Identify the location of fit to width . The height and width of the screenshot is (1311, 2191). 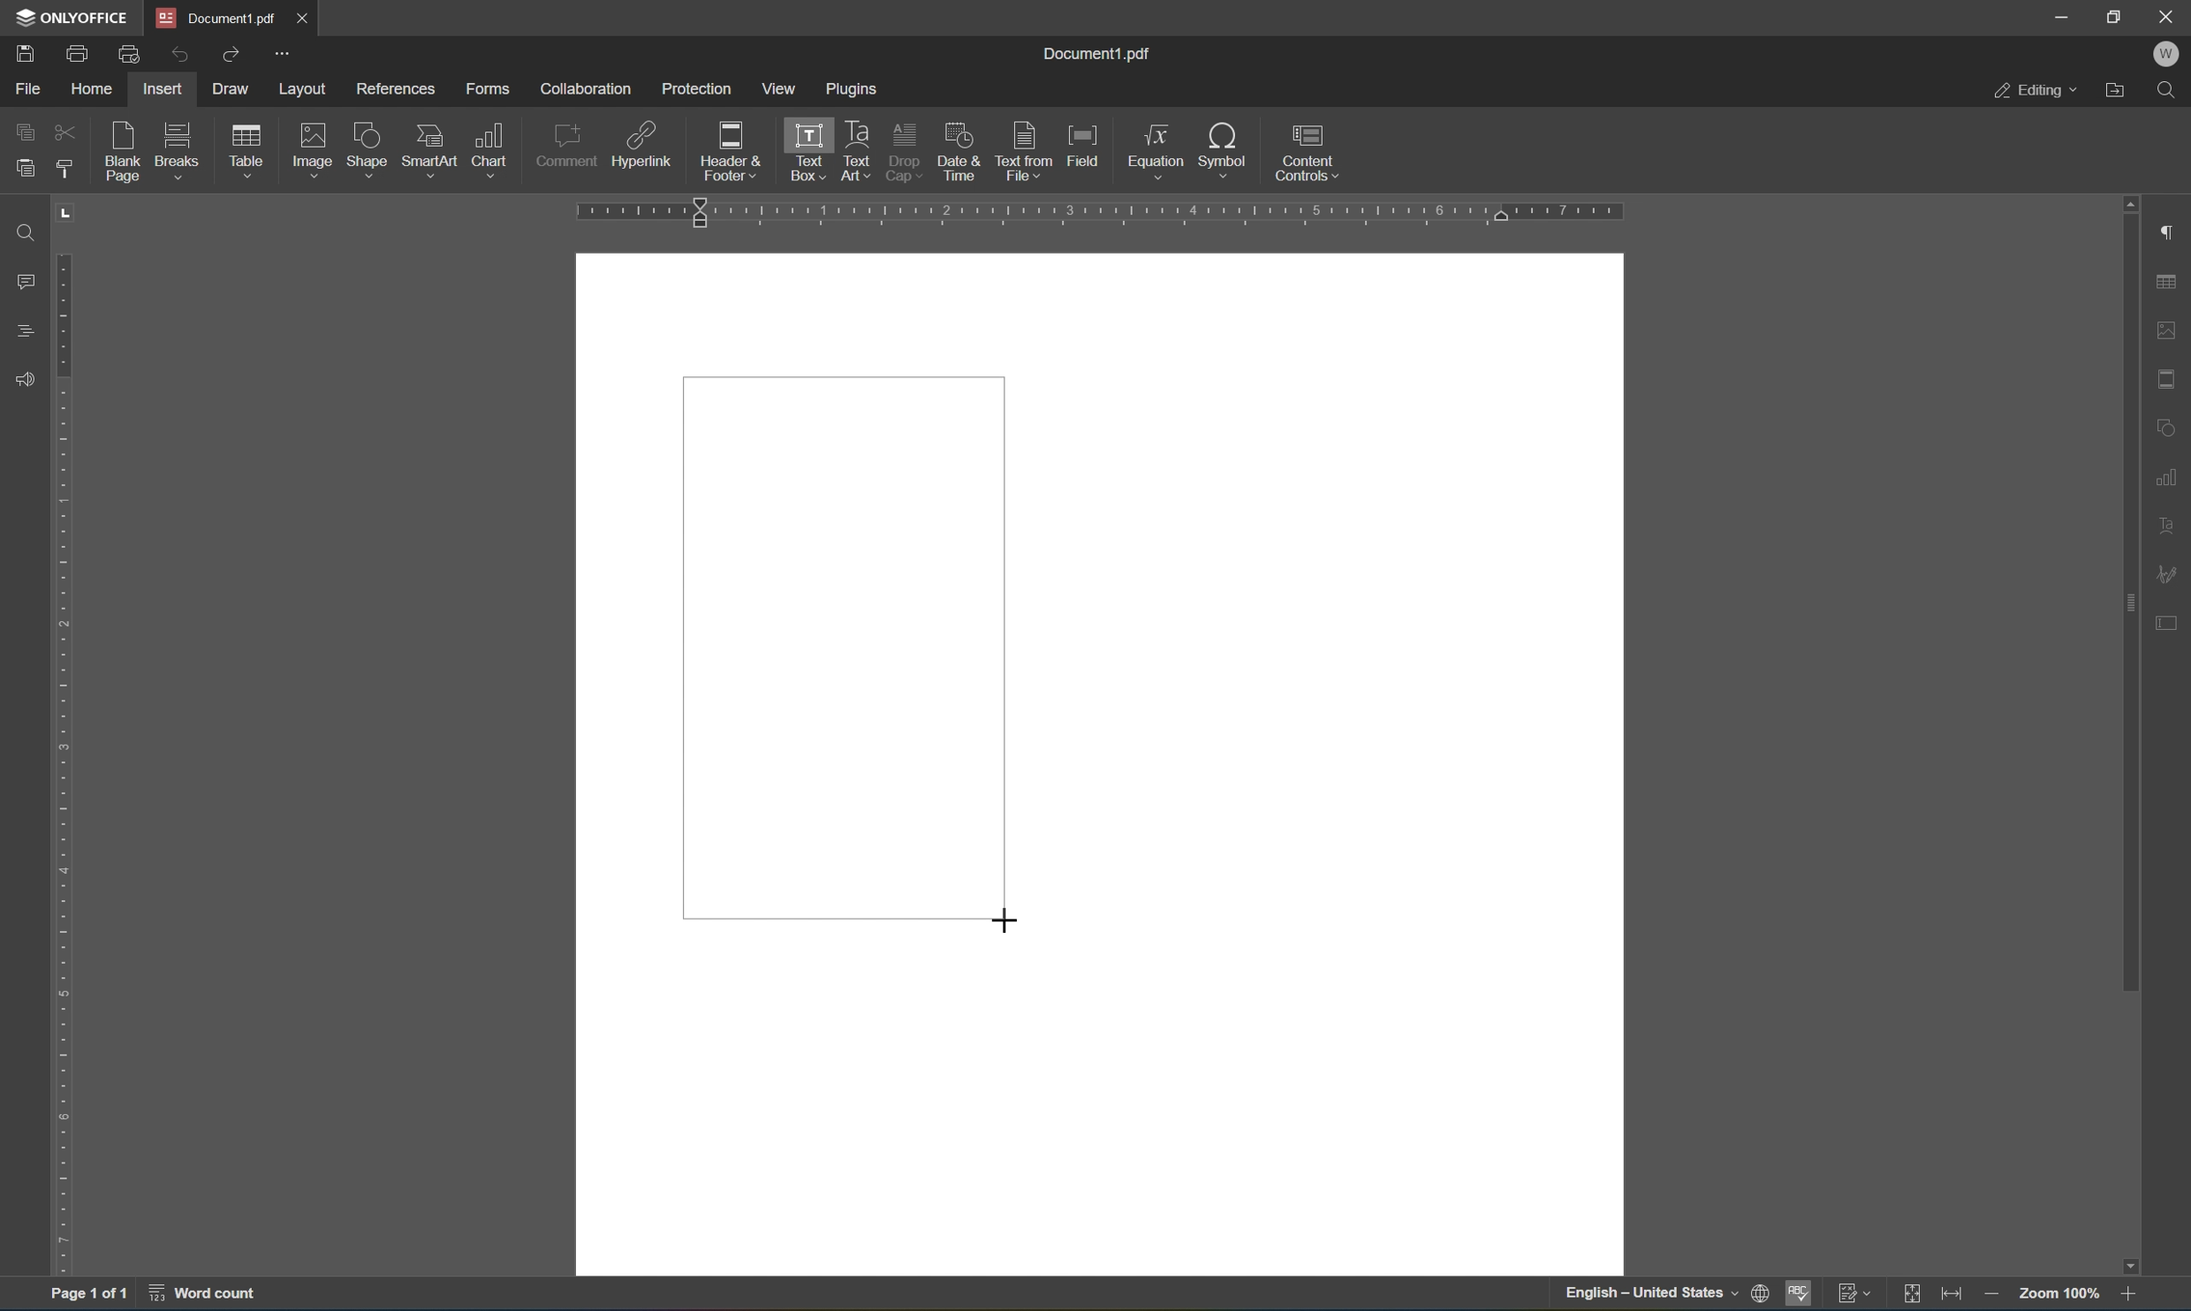
(1952, 1297).